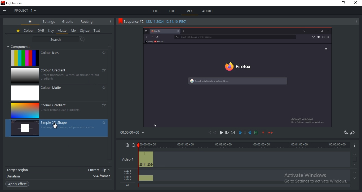 This screenshot has width=362, height=192. I want to click on video, so click(145, 159).